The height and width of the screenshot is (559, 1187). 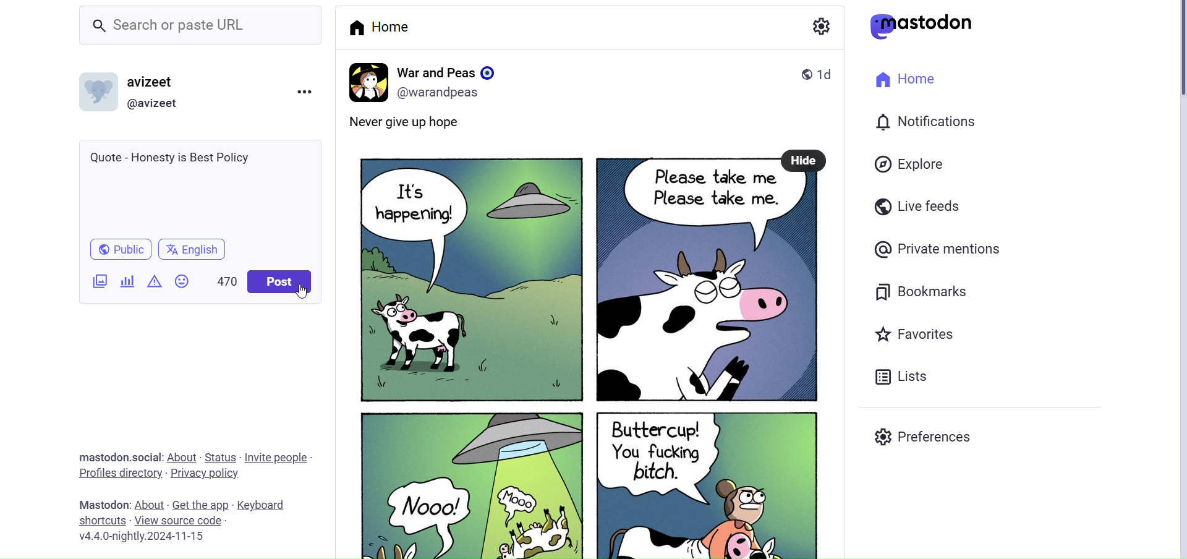 What do you see at coordinates (914, 333) in the screenshot?
I see `Favorites` at bounding box center [914, 333].